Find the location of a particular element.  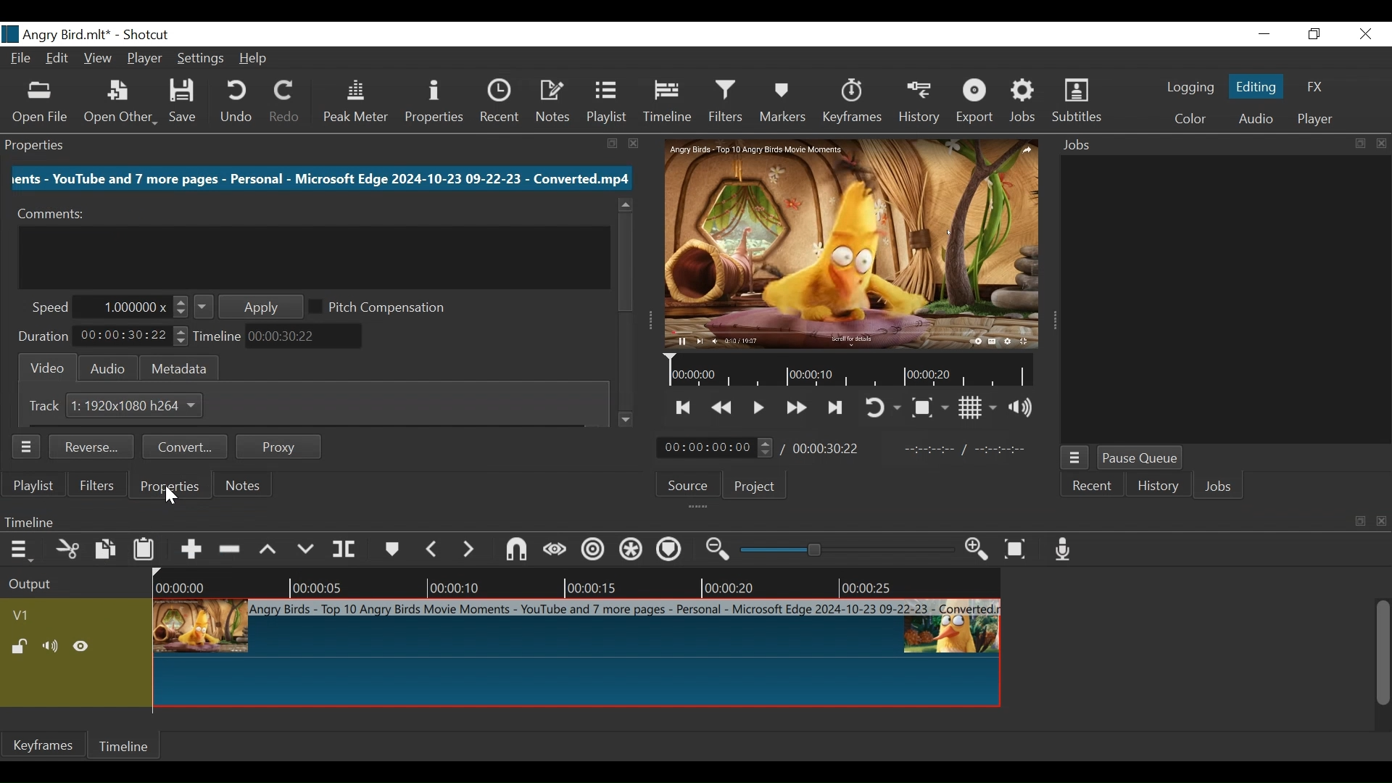

Timeline is located at coordinates (854, 370).